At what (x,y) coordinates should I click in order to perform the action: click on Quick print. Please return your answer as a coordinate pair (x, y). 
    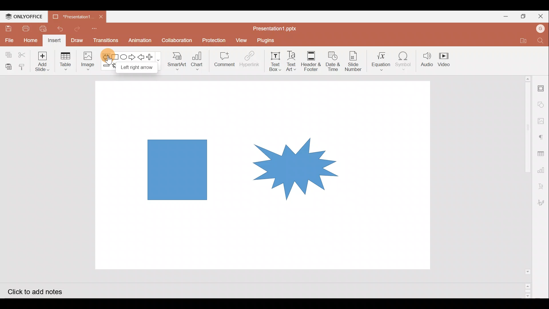
    Looking at the image, I should click on (45, 29).